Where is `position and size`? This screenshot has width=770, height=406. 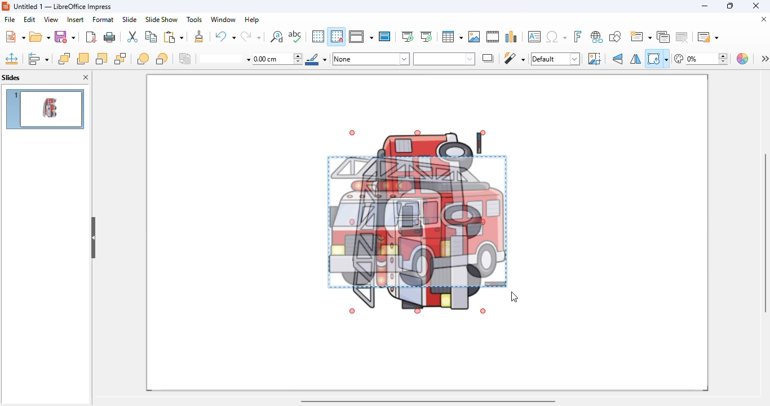 position and size is located at coordinates (12, 59).